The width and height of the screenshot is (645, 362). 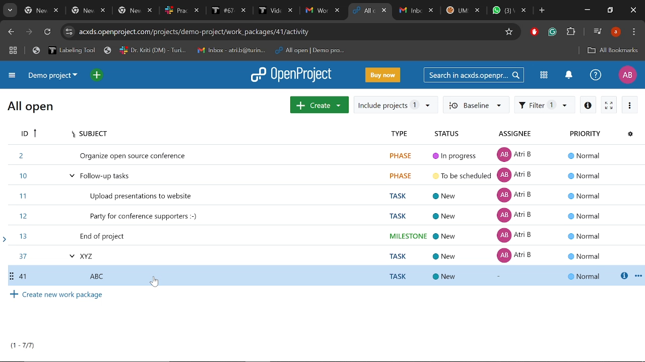 What do you see at coordinates (535, 32) in the screenshot?
I see `Addblock` at bounding box center [535, 32].